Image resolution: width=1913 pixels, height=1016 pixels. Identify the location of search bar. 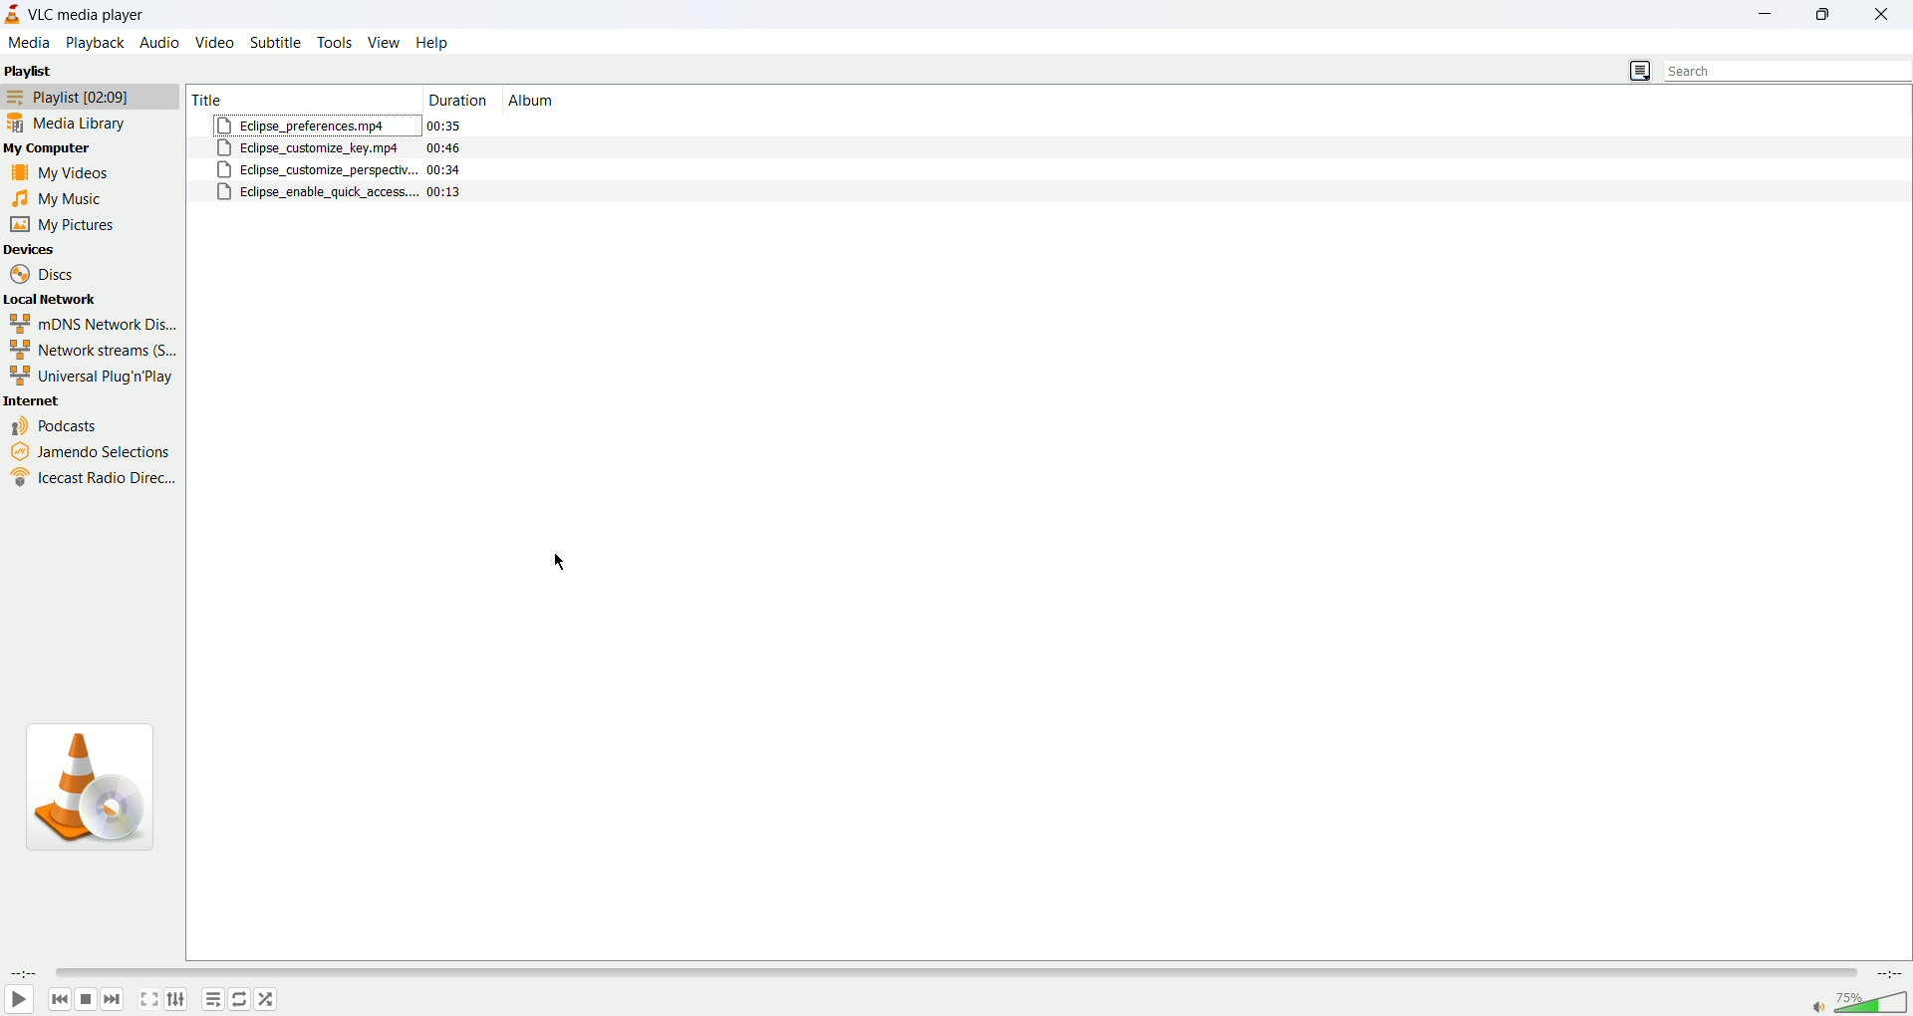
(1786, 69).